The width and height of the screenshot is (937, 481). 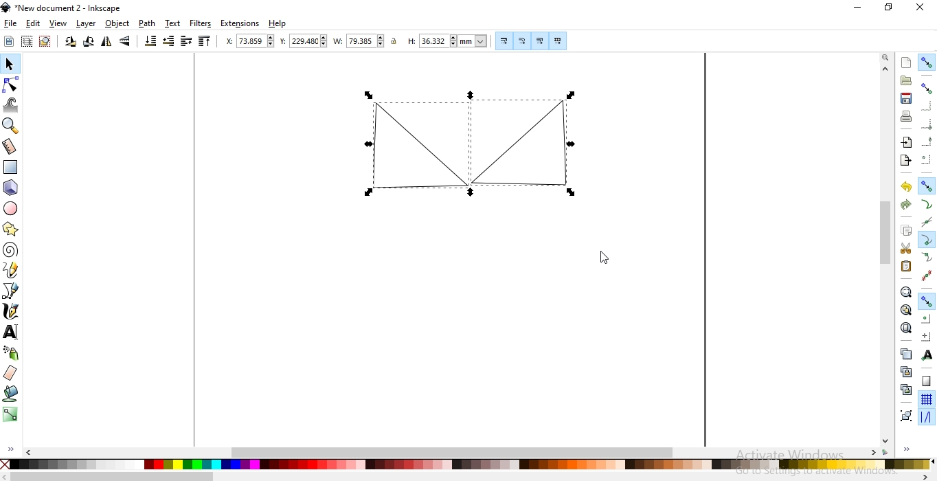 I want to click on edit, so click(x=34, y=23).